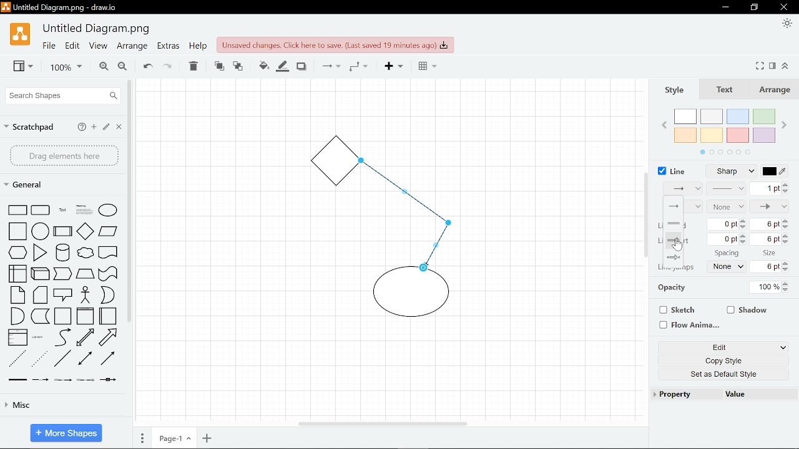  What do you see at coordinates (108, 233) in the screenshot?
I see `shape` at bounding box center [108, 233].